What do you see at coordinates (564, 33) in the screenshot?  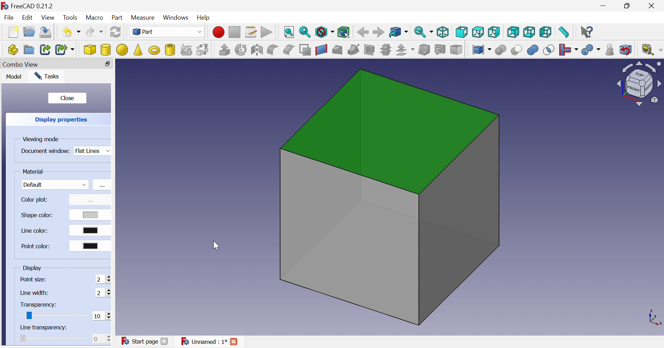 I see `Measure distance` at bounding box center [564, 33].